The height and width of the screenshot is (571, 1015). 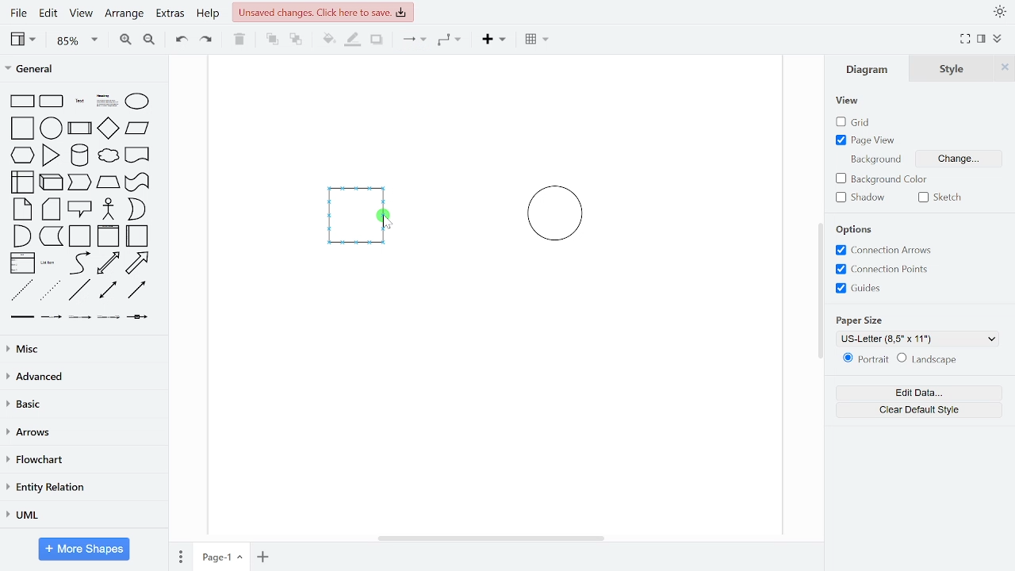 I want to click on connection points, so click(x=882, y=269).